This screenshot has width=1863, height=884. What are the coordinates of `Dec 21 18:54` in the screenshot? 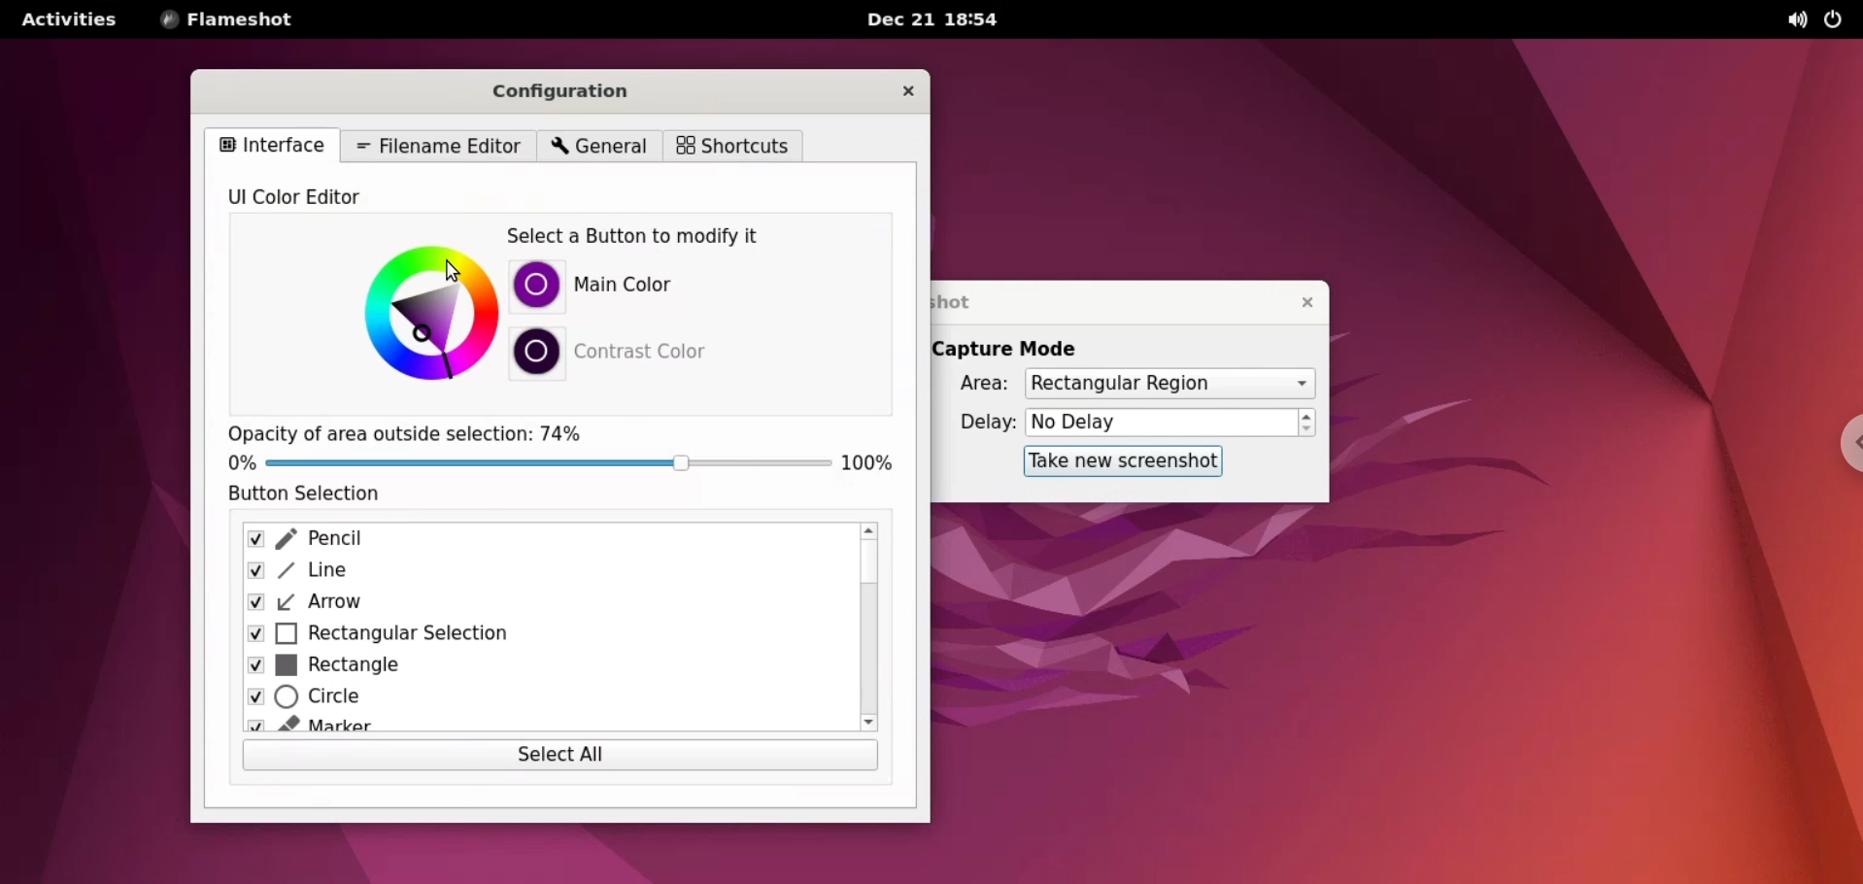 It's located at (941, 18).